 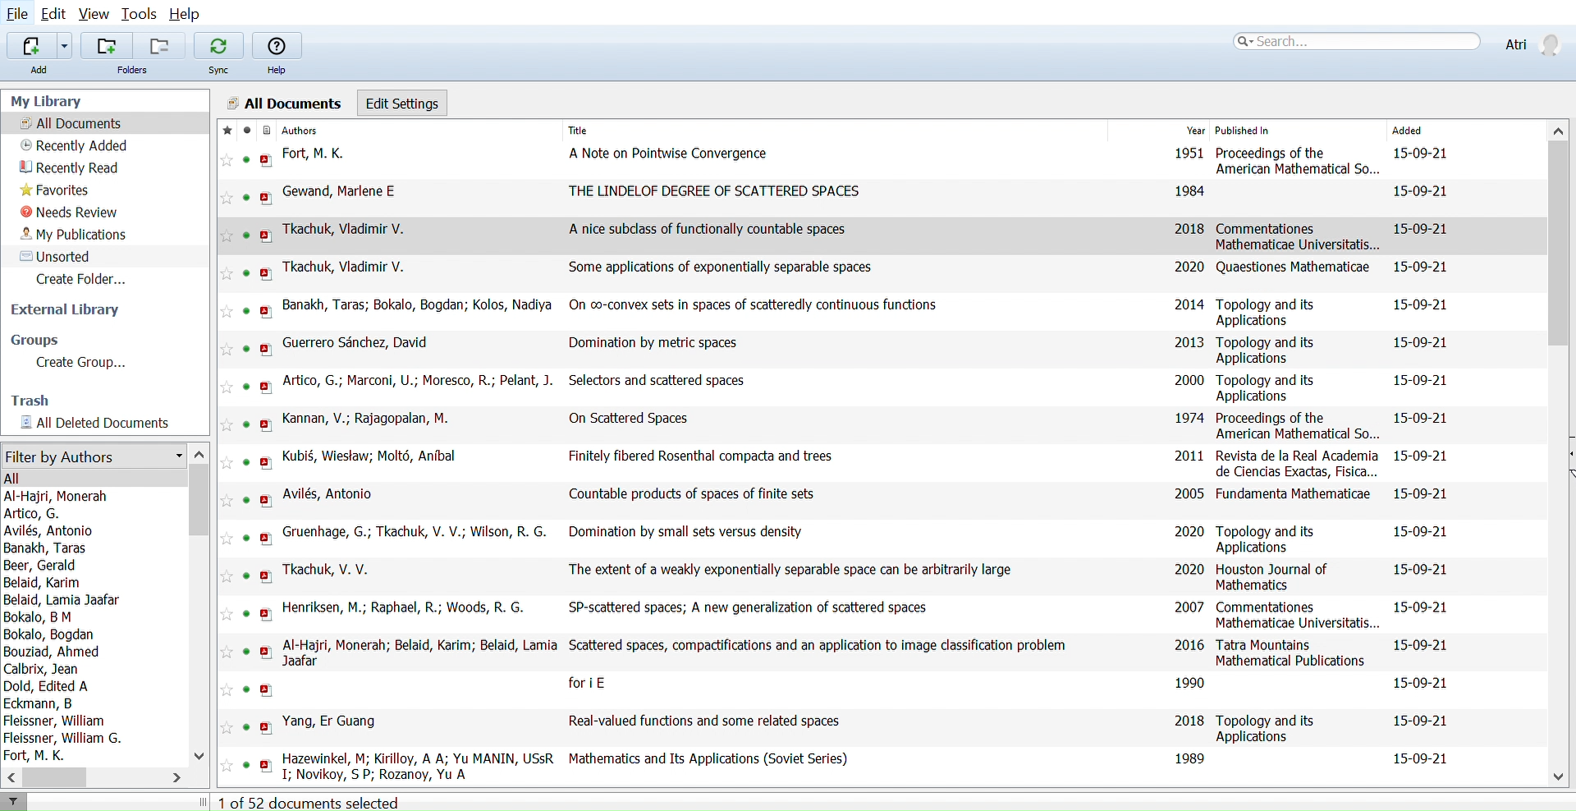 What do you see at coordinates (107, 46) in the screenshot?
I see `Add folders` at bounding box center [107, 46].